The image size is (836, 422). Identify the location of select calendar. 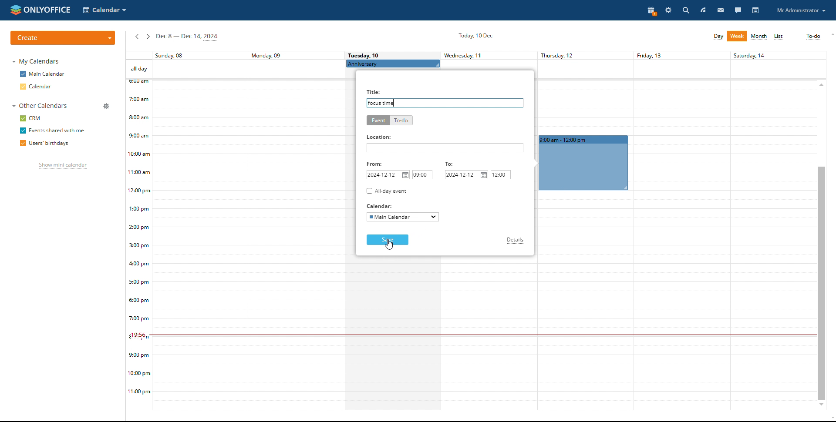
(402, 217).